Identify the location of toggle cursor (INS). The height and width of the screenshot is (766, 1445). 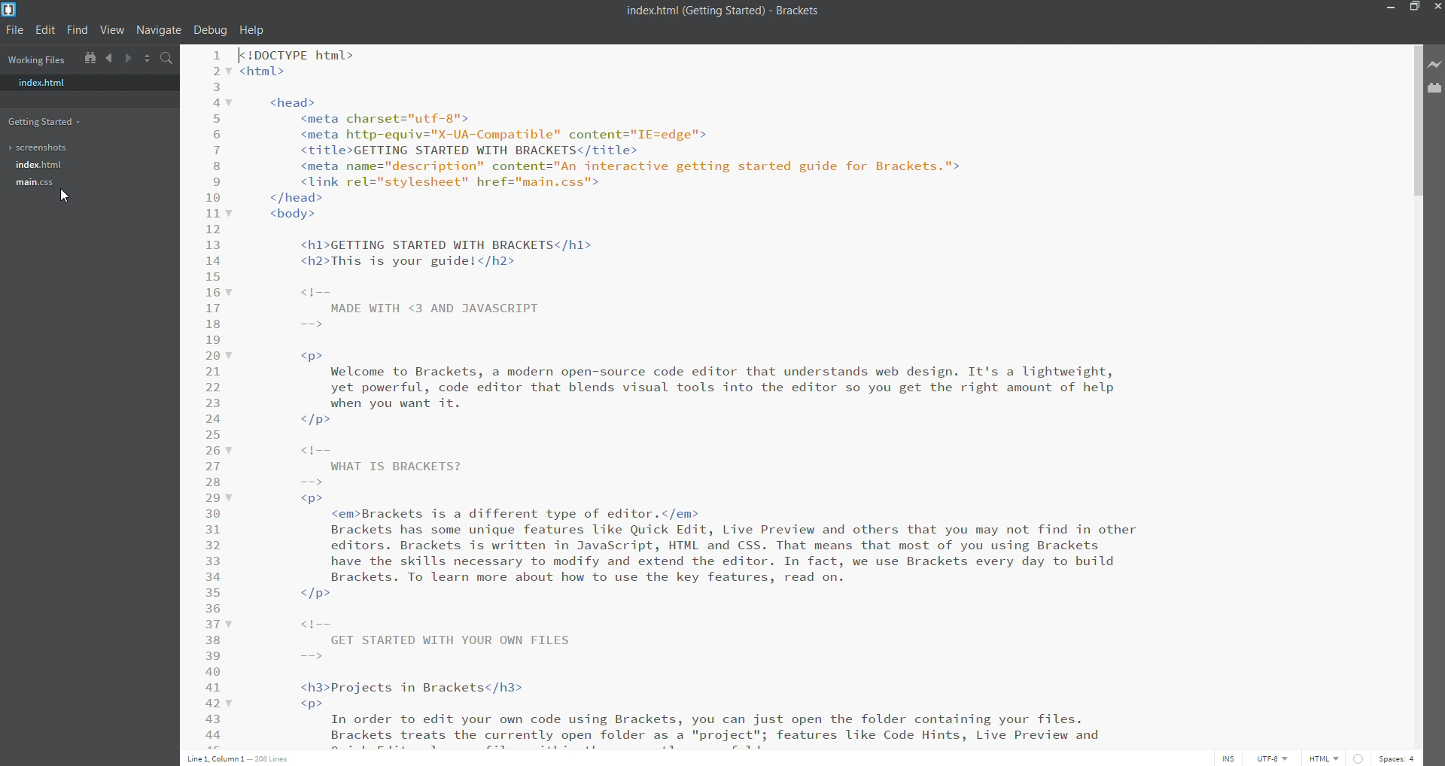
(1228, 757).